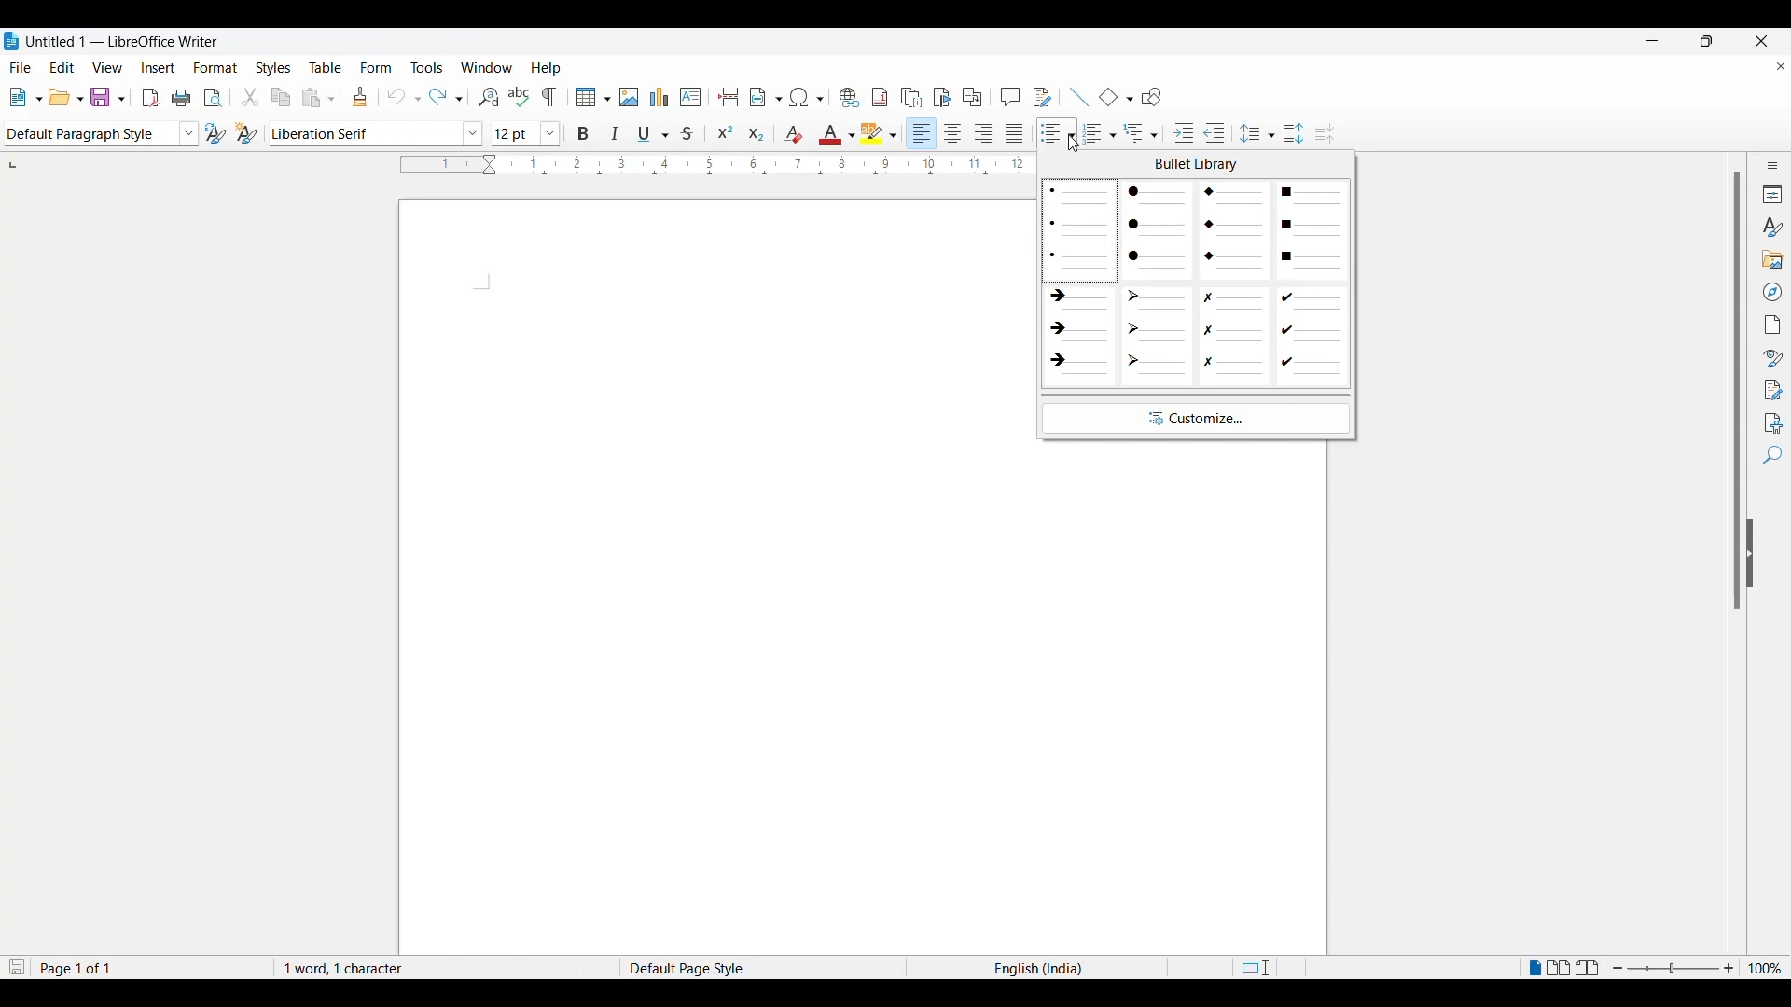 Image resolution: width=1791 pixels, height=1007 pixels. What do you see at coordinates (1192, 165) in the screenshot?
I see `bullet library` at bounding box center [1192, 165].